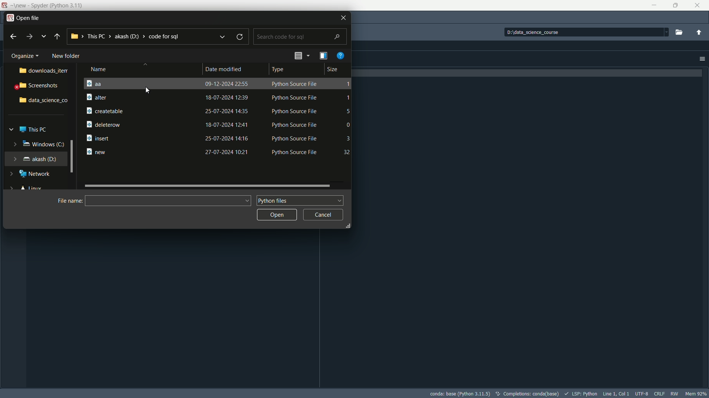 Image resolution: width=709 pixels, height=398 pixels. What do you see at coordinates (107, 69) in the screenshot?
I see `name` at bounding box center [107, 69].